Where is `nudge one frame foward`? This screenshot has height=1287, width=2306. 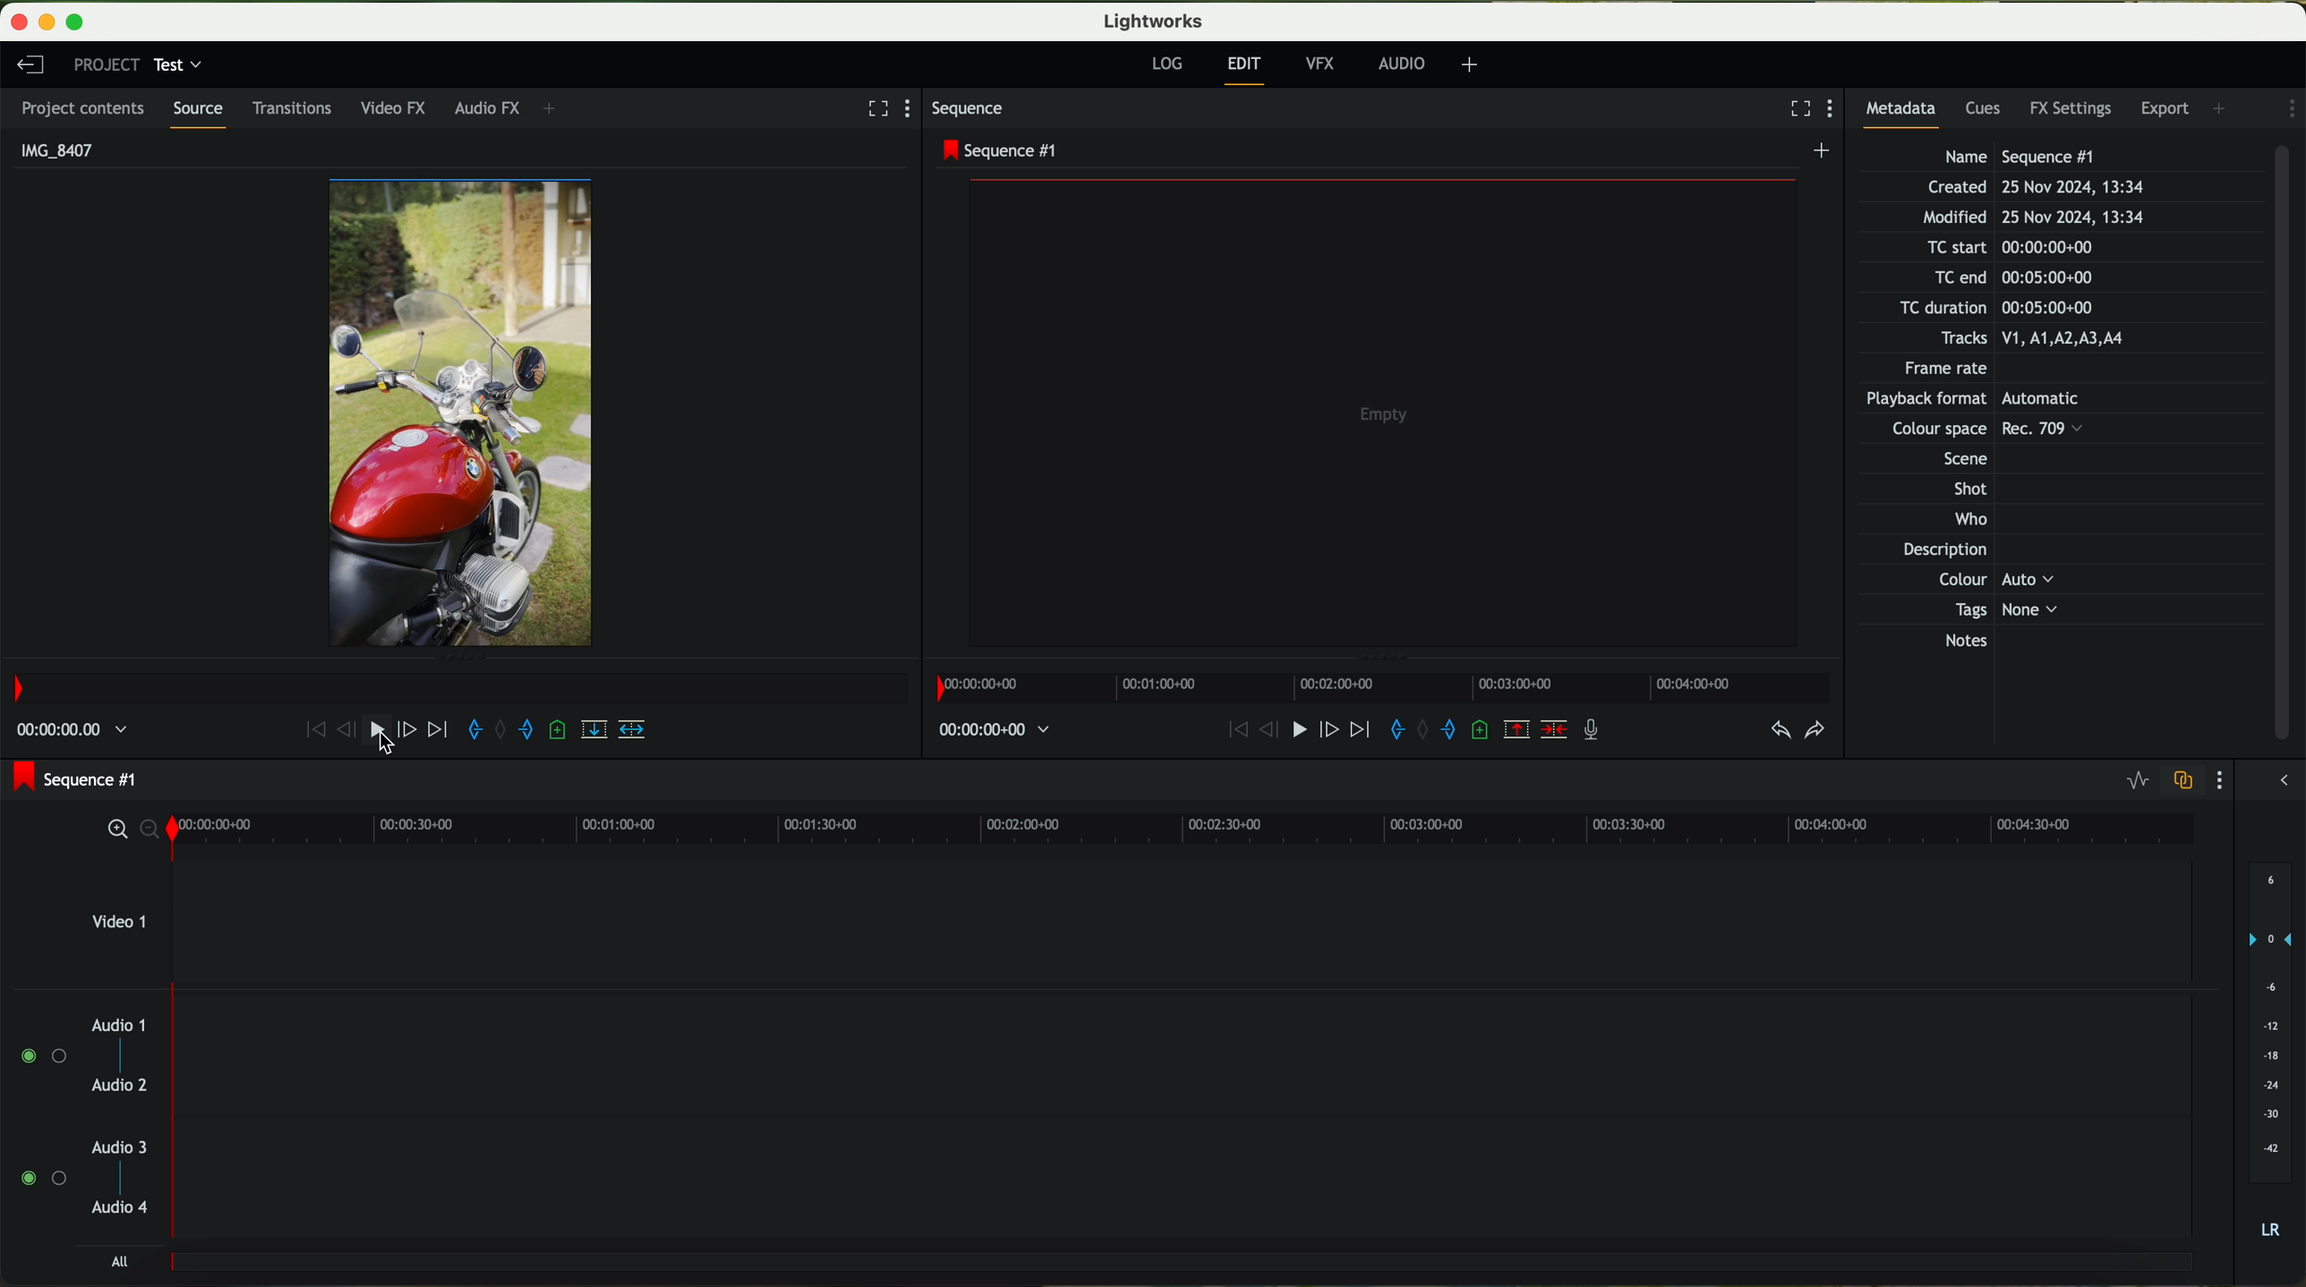 nudge one frame foward is located at coordinates (1324, 730).